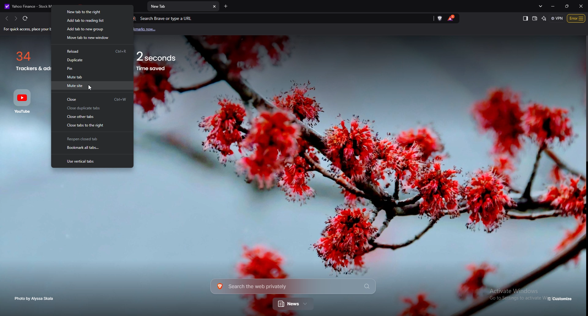  What do you see at coordinates (566, 6) in the screenshot?
I see `resize` at bounding box center [566, 6].